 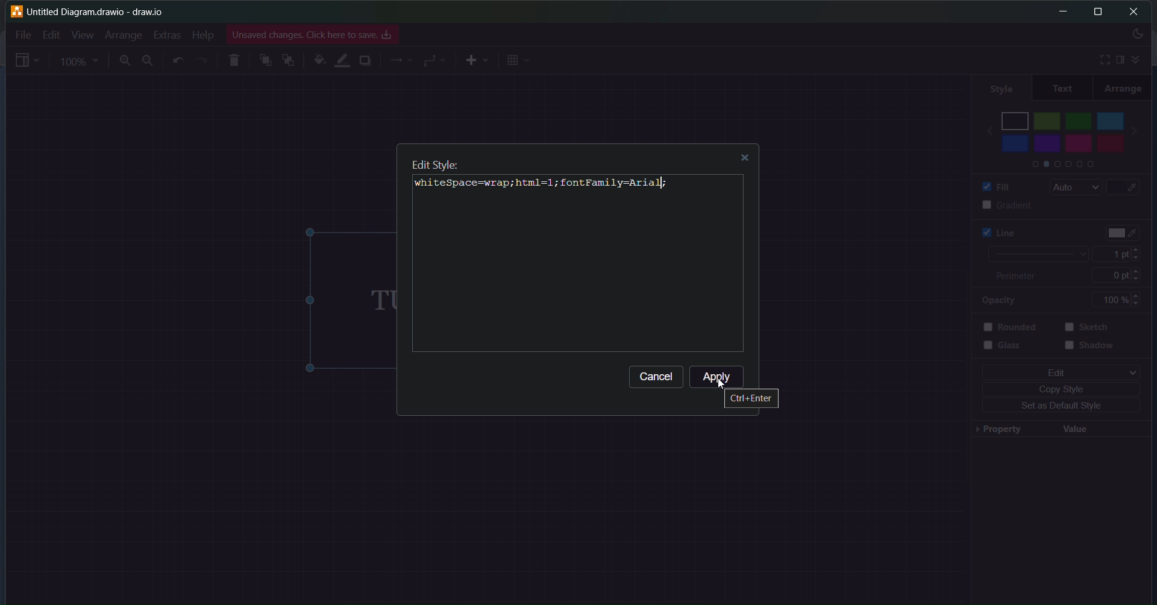 I want to click on whi teSpace=wrap;html=1; fontFamily=Arial;, so click(x=547, y=186).